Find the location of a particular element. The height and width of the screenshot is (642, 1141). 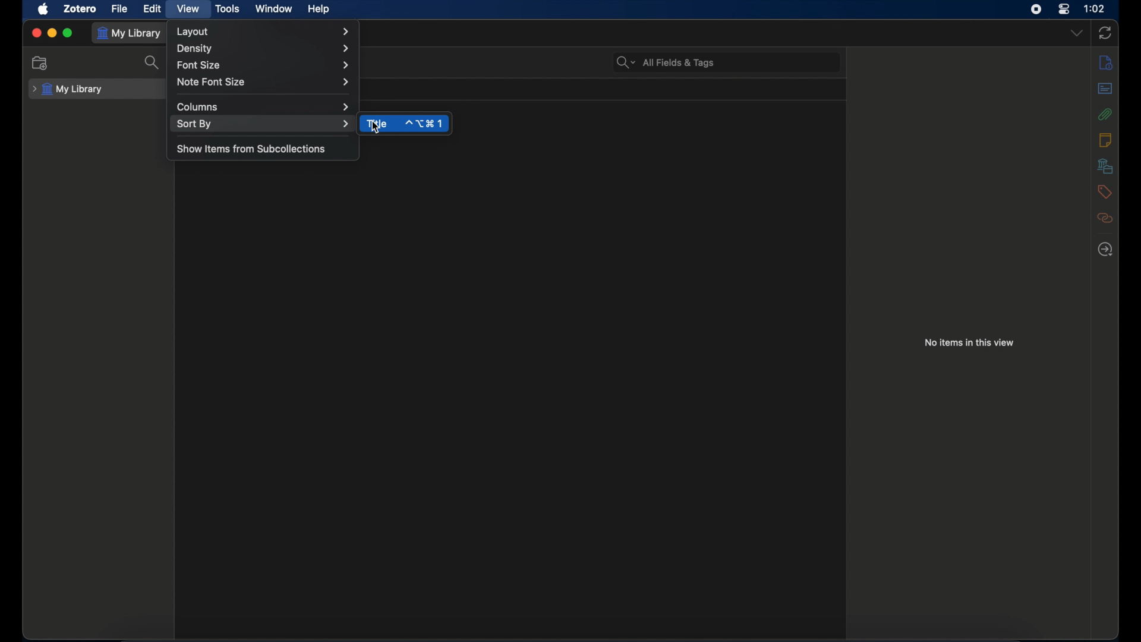

columns is located at coordinates (263, 107).